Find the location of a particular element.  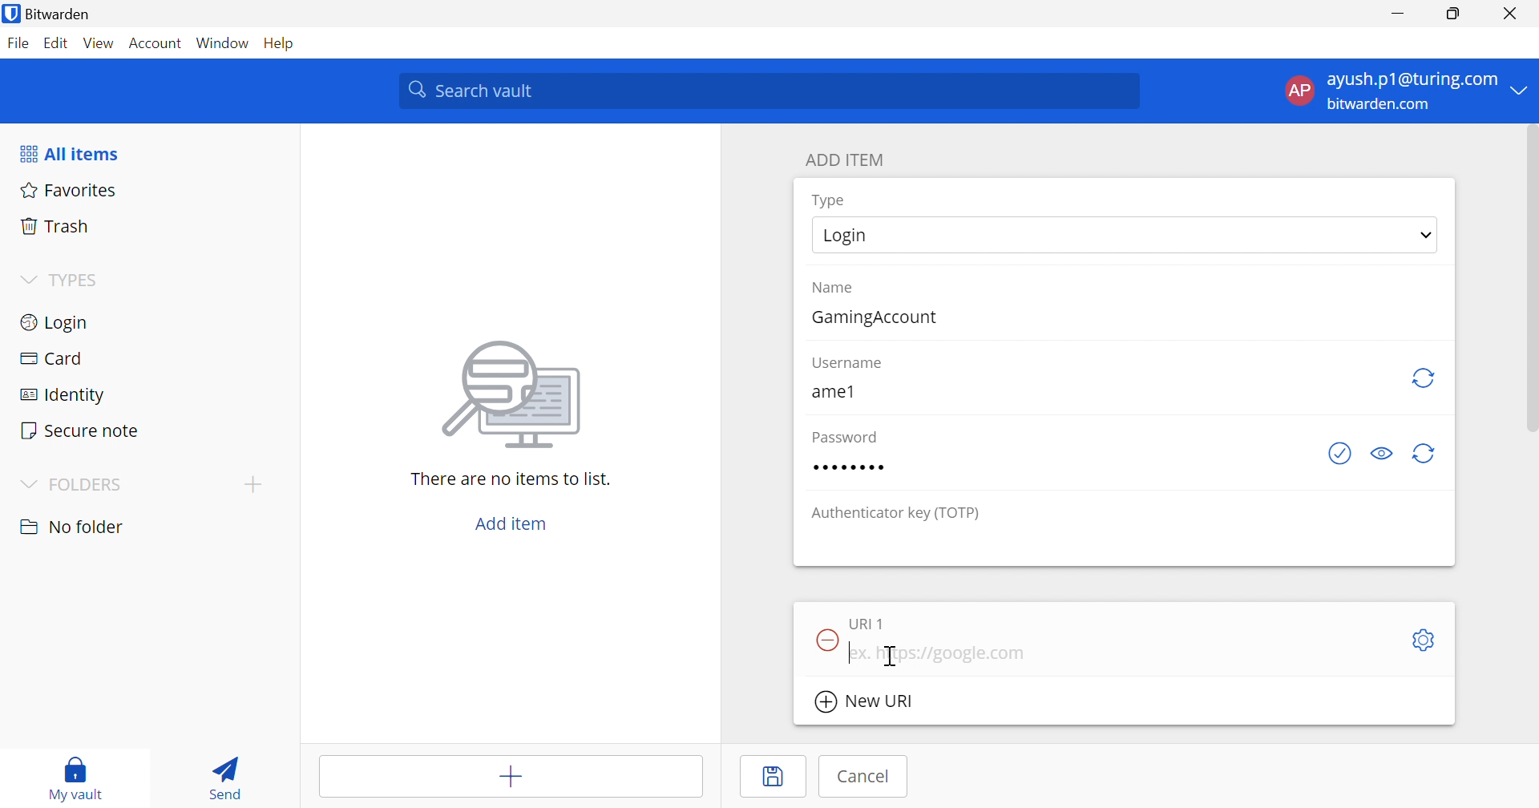

My vault is located at coordinates (74, 775).